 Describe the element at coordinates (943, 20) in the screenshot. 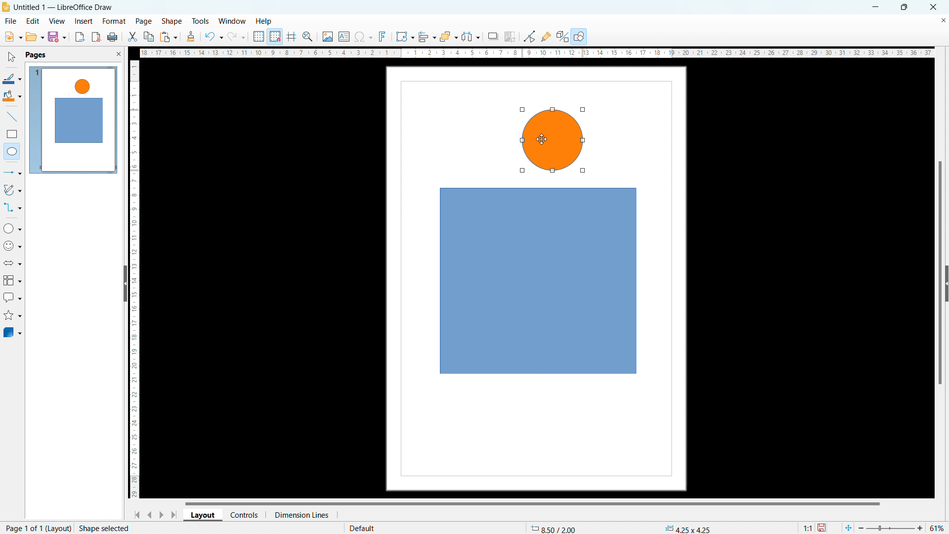

I see `close document` at that location.